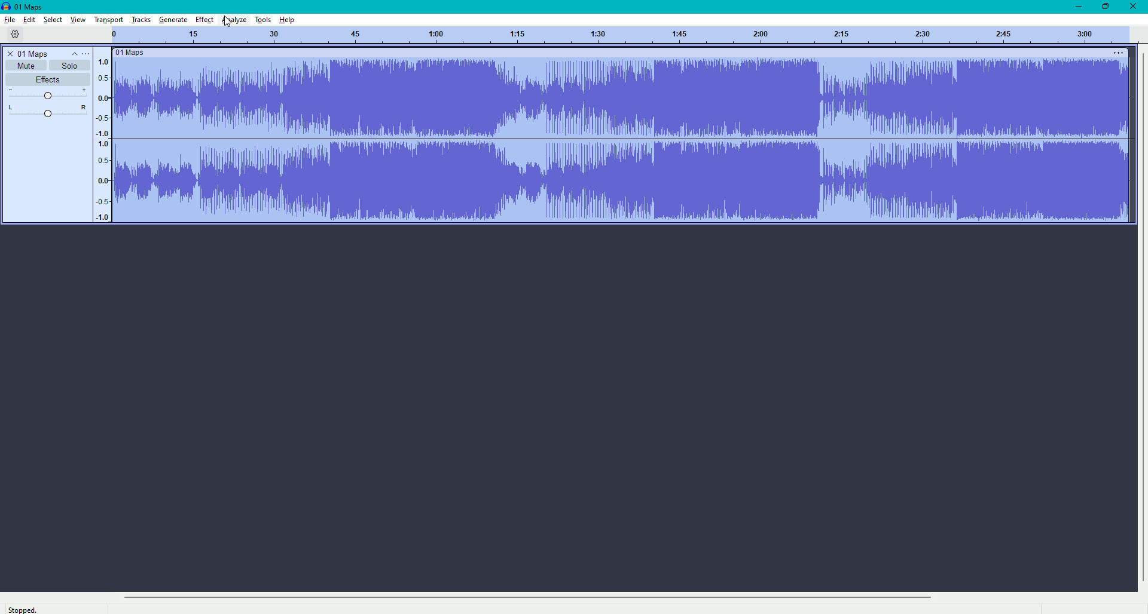 Image resolution: width=1148 pixels, height=614 pixels. What do you see at coordinates (46, 79) in the screenshot?
I see `Effects` at bounding box center [46, 79].